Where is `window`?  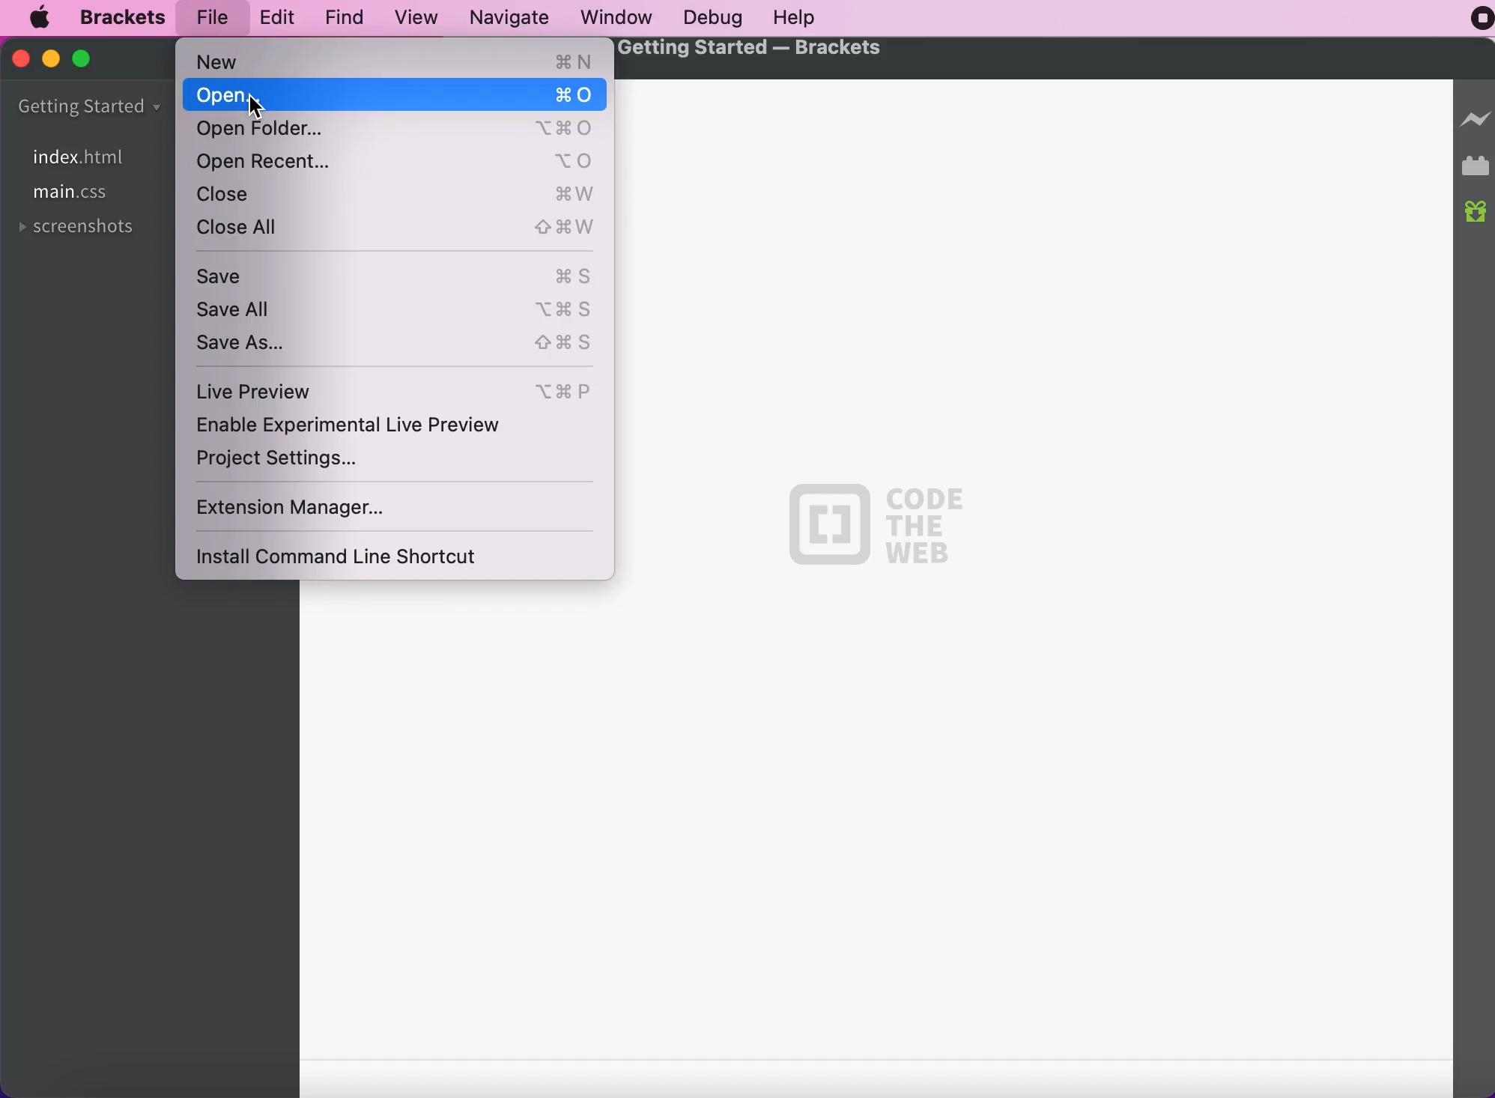 window is located at coordinates (619, 18).